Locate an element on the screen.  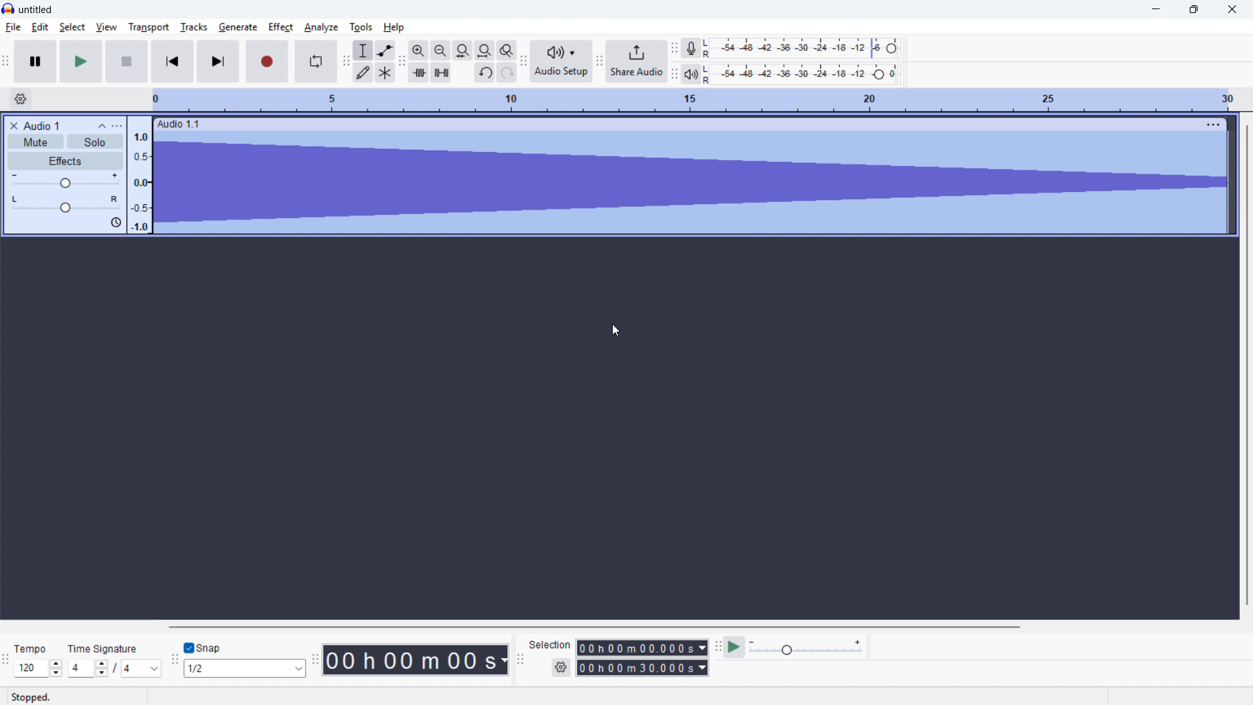
Selection tool is located at coordinates (363, 50).